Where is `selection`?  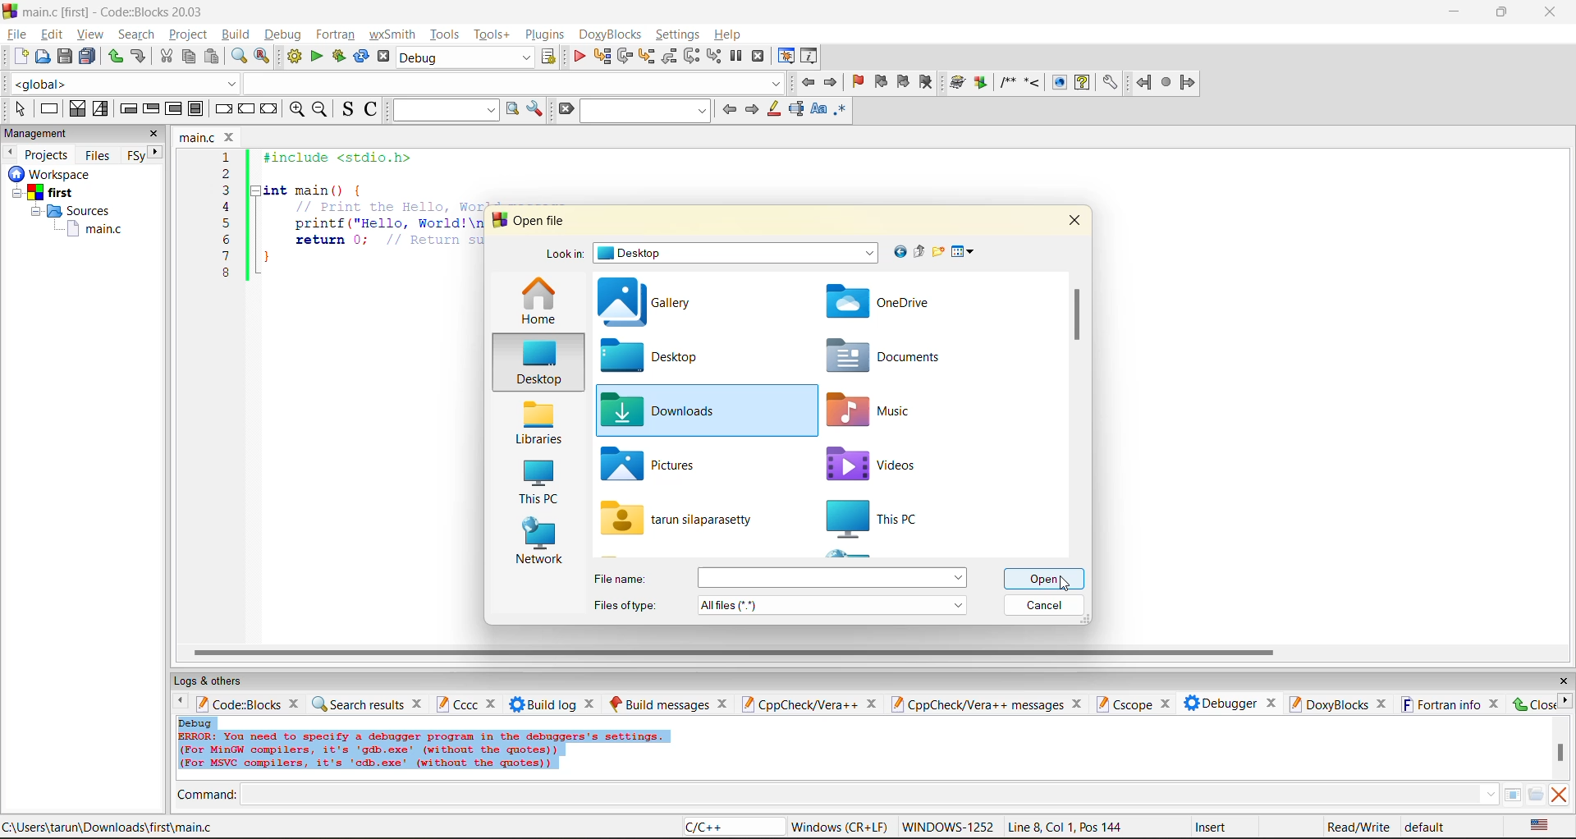 selection is located at coordinates (101, 109).